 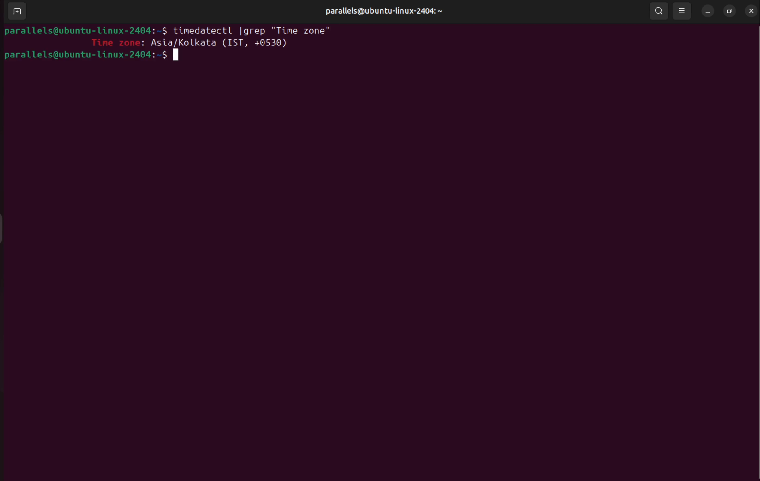 I want to click on parallels@ubuntu-linux-2404:-$, so click(x=86, y=29).